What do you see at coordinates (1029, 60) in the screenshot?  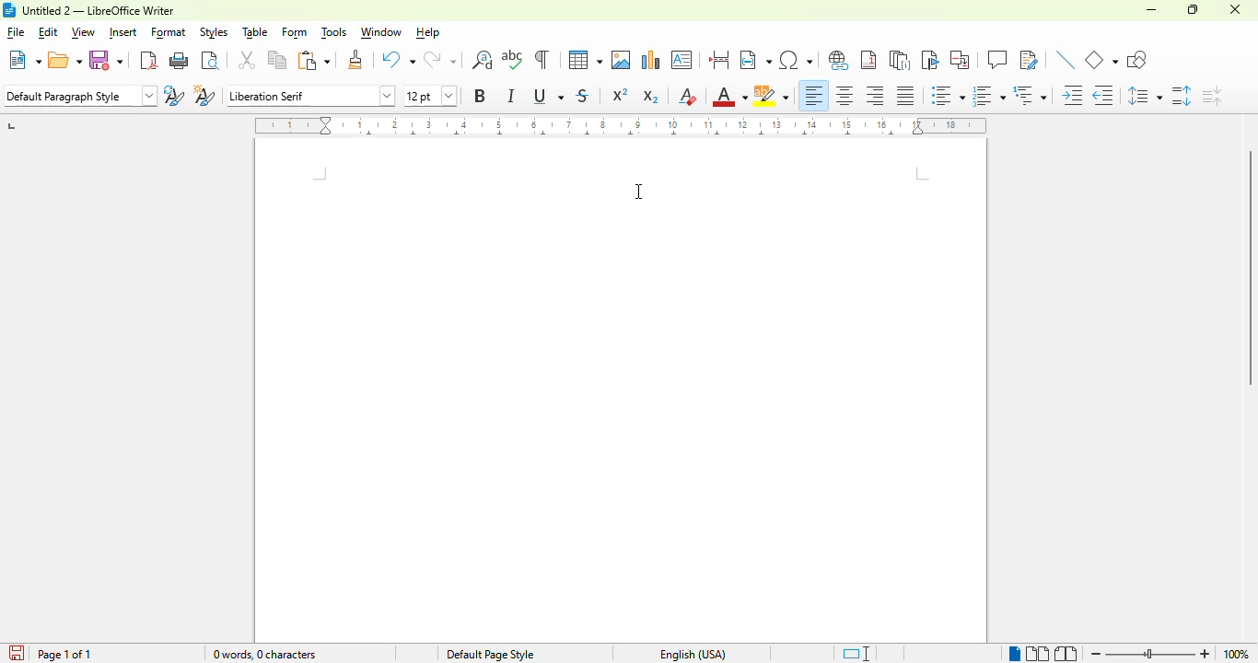 I see `show track changes functions` at bounding box center [1029, 60].